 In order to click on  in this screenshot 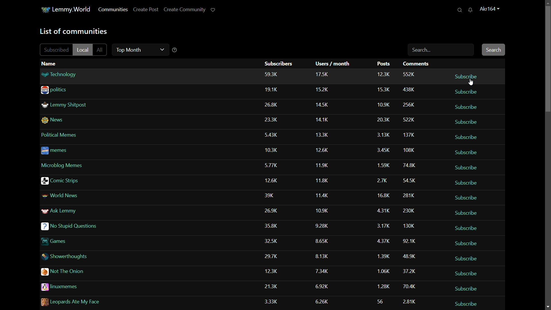, I will do `click(273, 91)`.